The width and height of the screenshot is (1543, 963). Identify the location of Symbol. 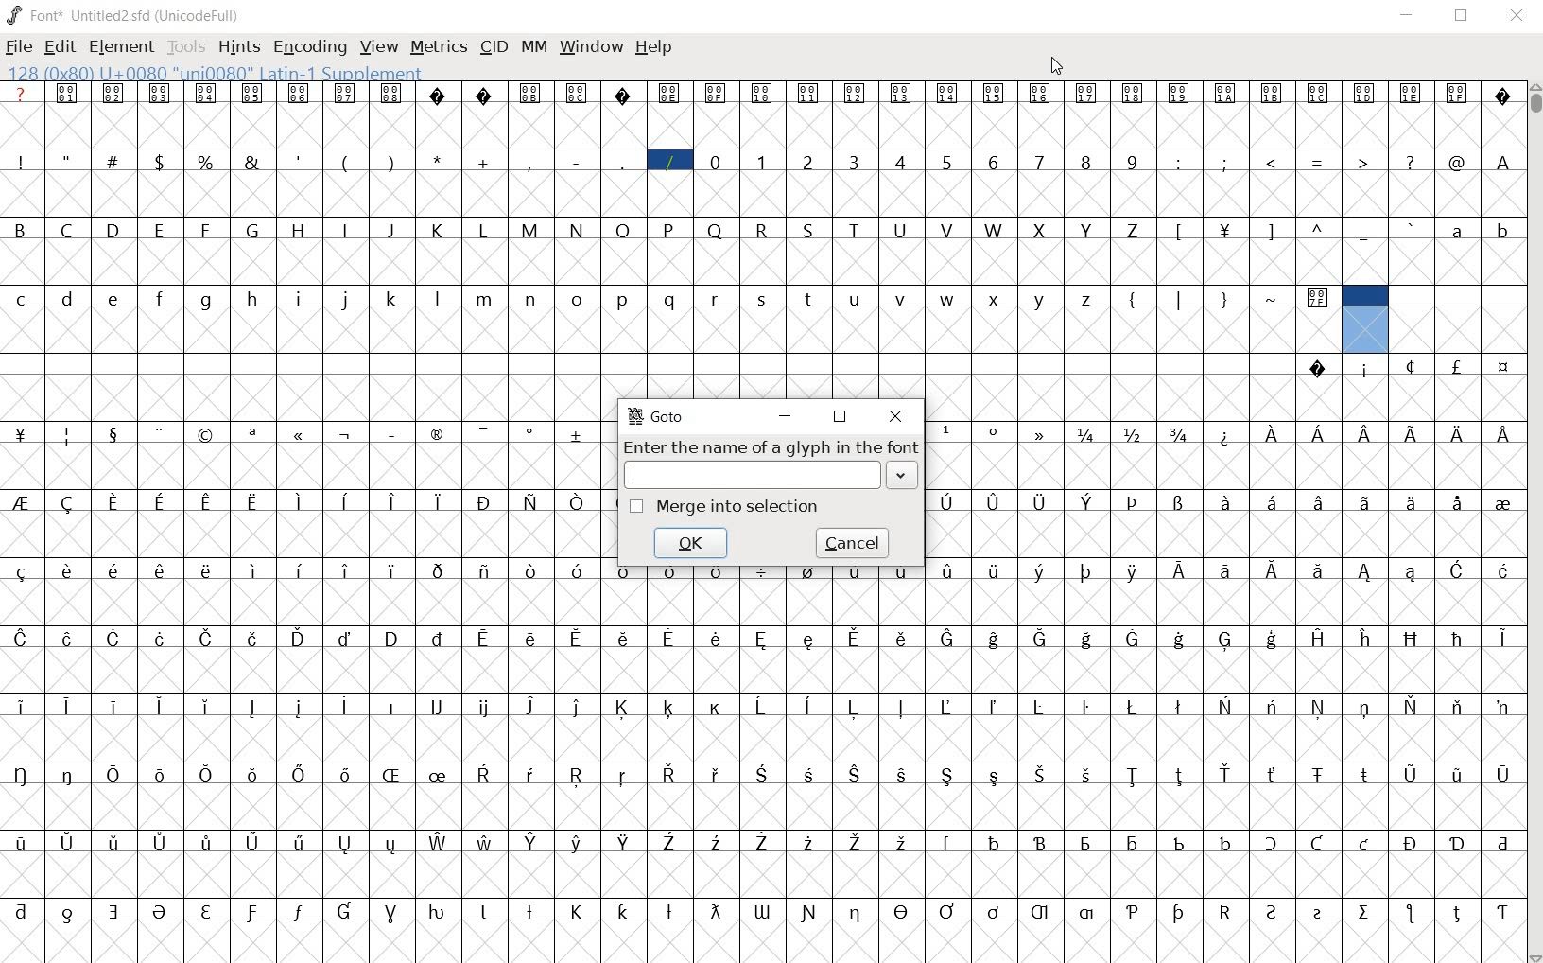
(1181, 705).